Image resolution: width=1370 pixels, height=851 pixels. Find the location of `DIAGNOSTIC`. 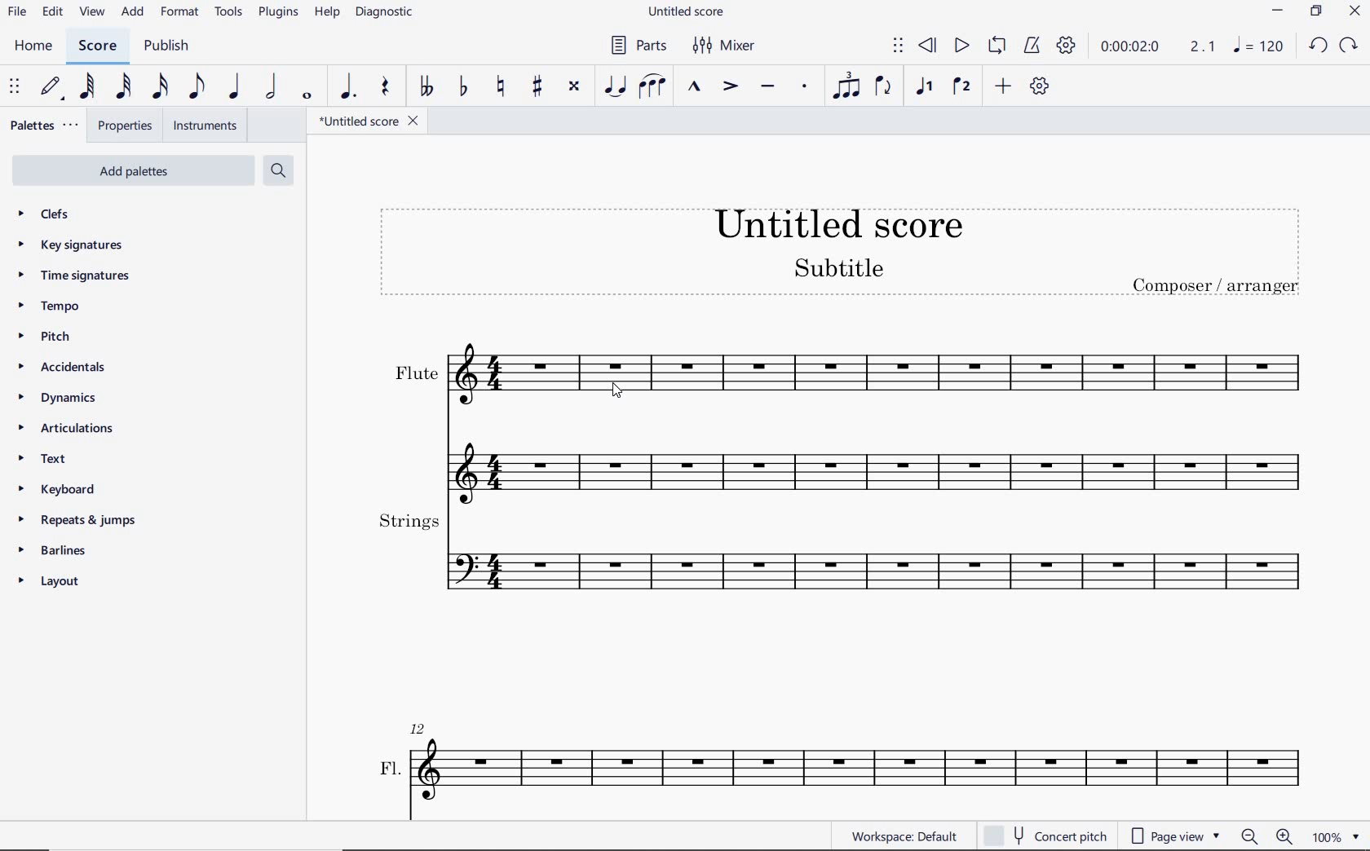

DIAGNOSTIC is located at coordinates (387, 13).